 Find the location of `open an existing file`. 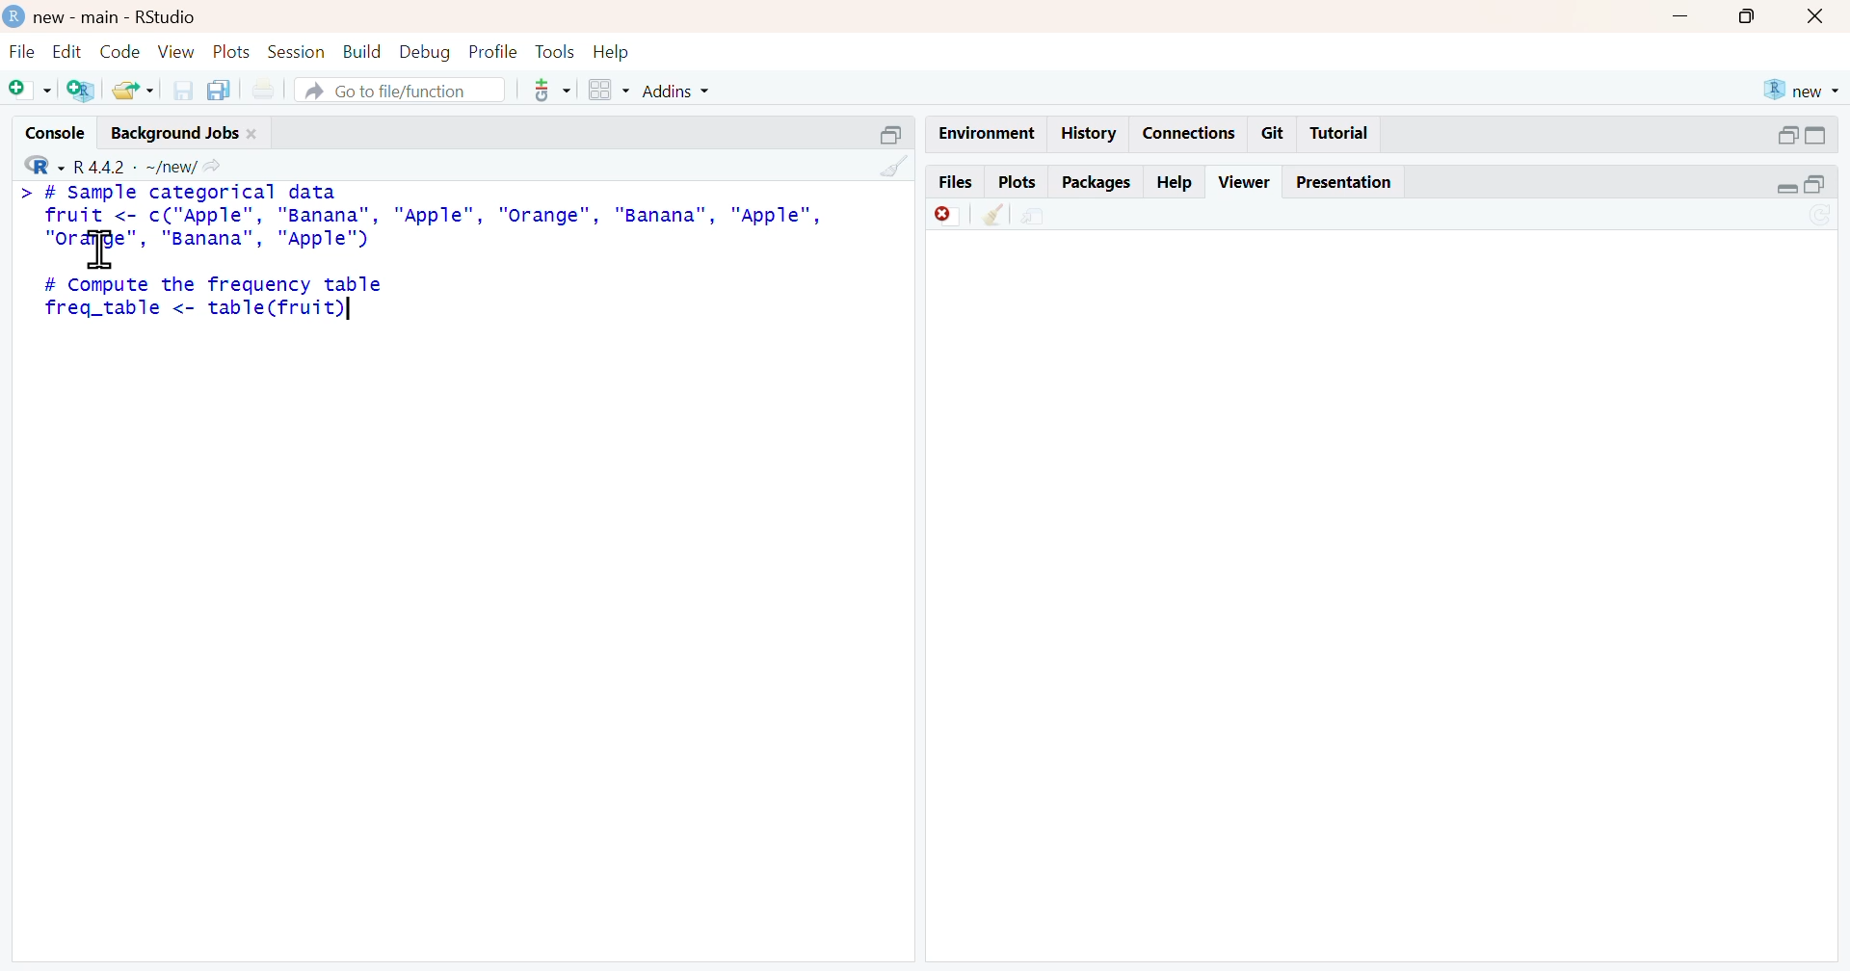

open an existing file is located at coordinates (132, 91).